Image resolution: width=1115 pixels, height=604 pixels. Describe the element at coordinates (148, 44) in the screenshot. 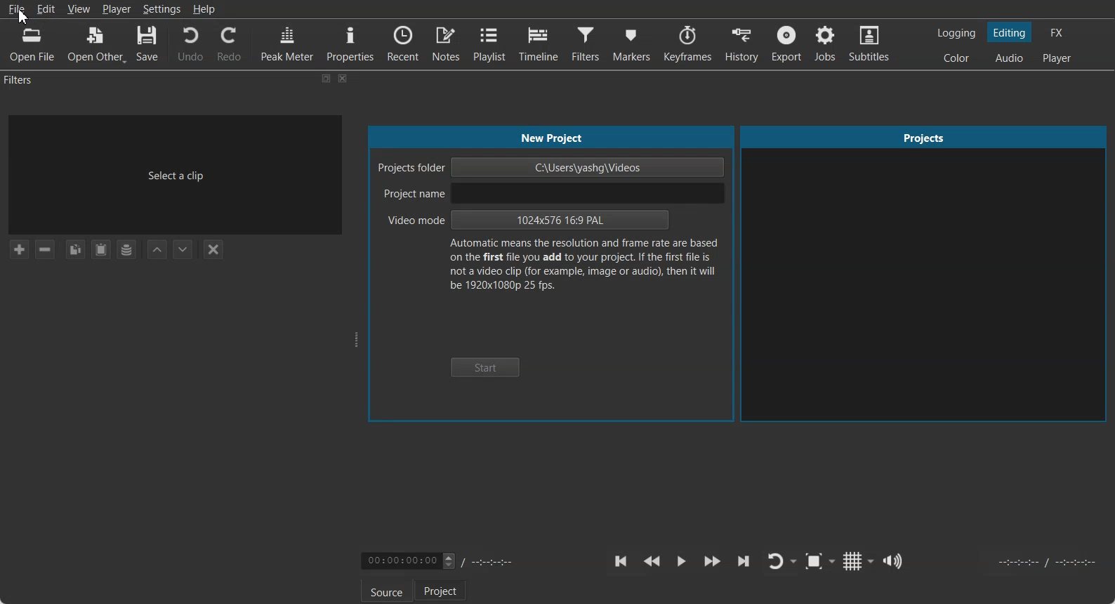

I see `Save` at that location.